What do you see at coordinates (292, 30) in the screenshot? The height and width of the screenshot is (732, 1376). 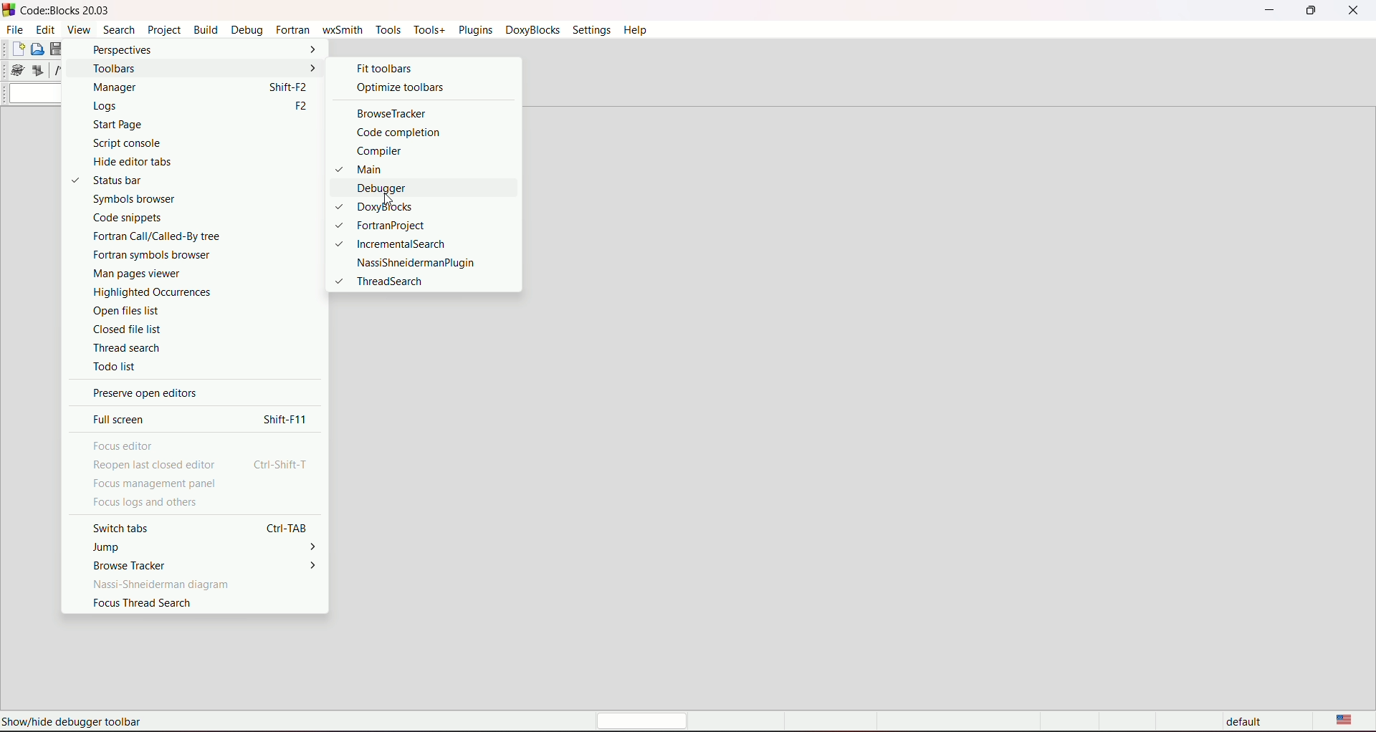 I see `fortran` at bounding box center [292, 30].